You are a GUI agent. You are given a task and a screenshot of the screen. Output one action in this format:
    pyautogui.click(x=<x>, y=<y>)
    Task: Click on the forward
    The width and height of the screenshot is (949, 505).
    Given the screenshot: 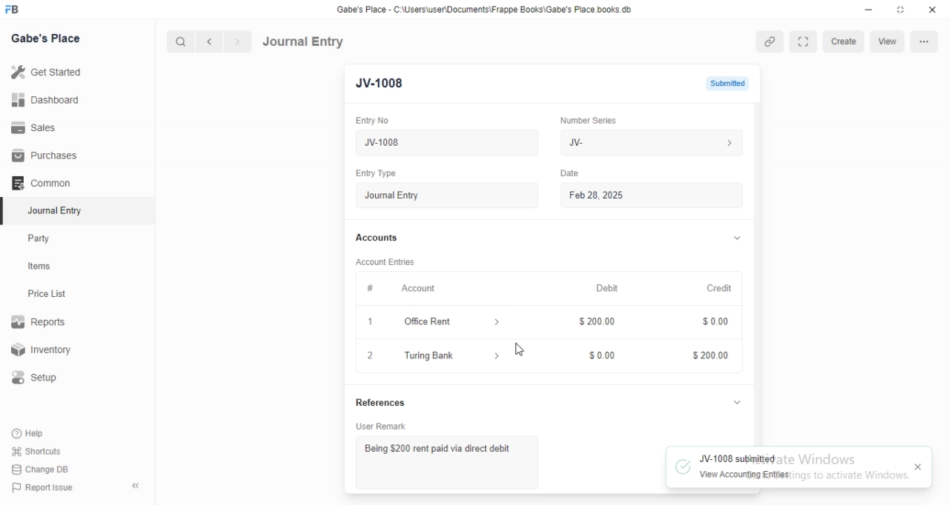 What is the action you would take?
    pyautogui.click(x=239, y=41)
    